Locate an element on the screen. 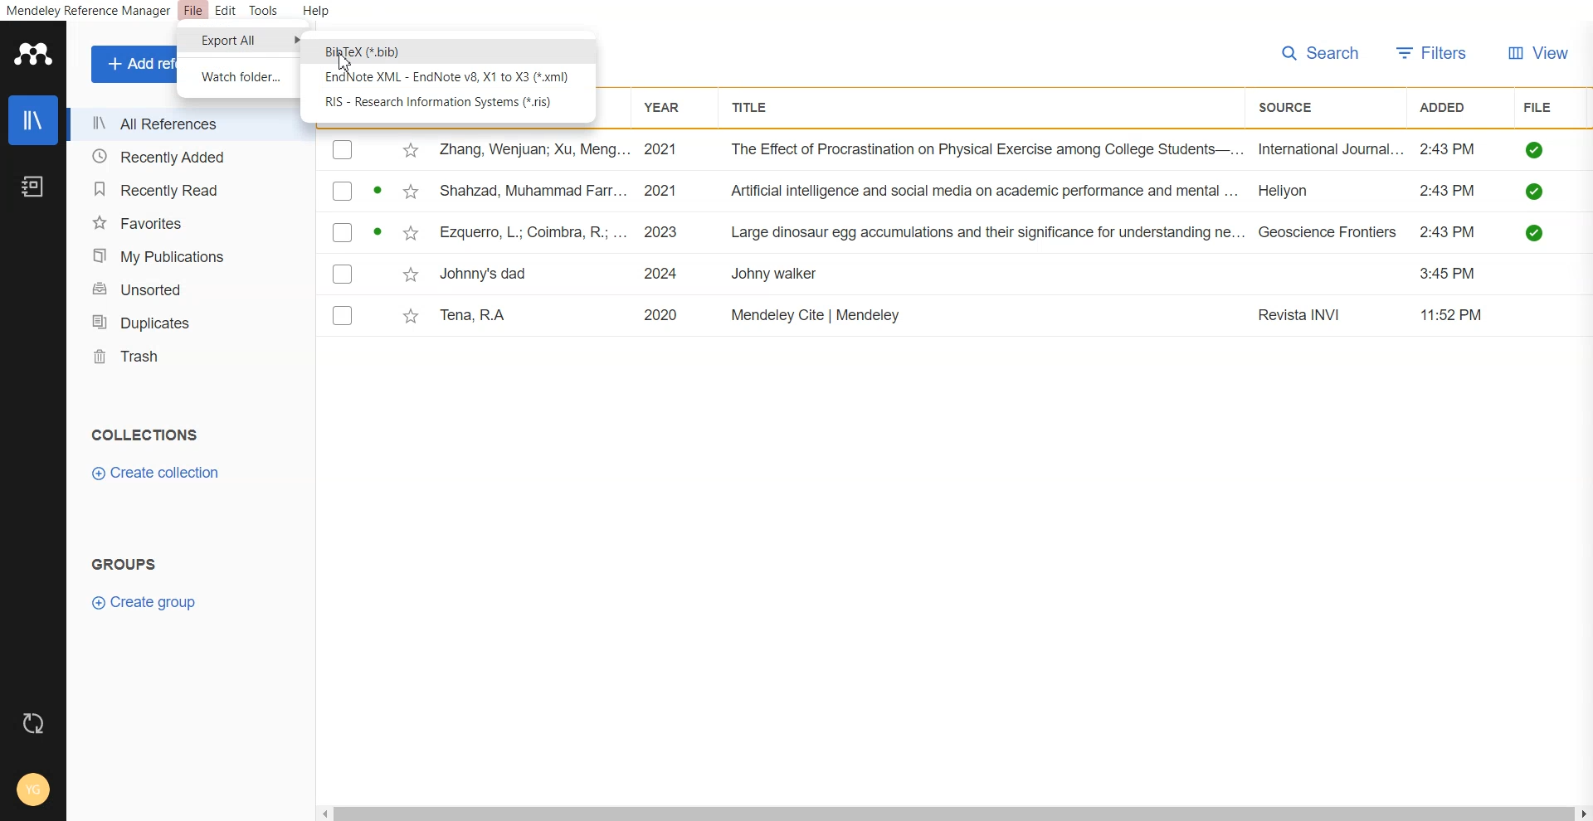 The image size is (1593, 821). Create group is located at coordinates (144, 602).